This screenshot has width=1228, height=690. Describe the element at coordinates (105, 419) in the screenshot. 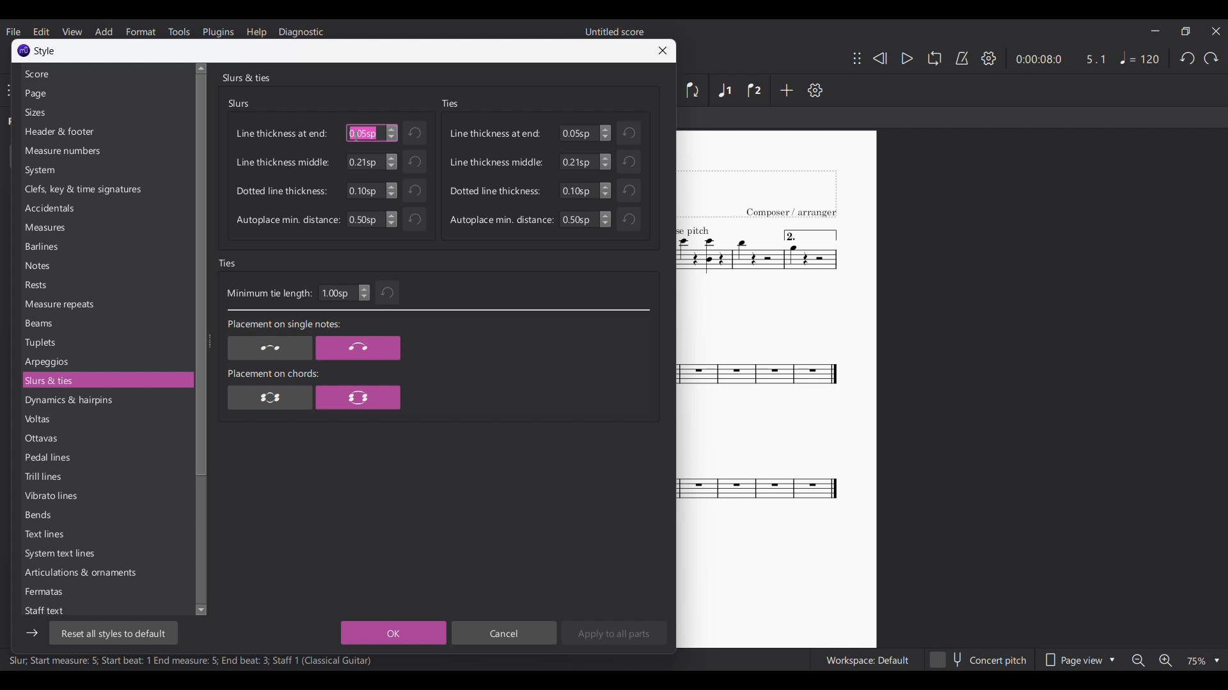

I see `Voltas` at that location.